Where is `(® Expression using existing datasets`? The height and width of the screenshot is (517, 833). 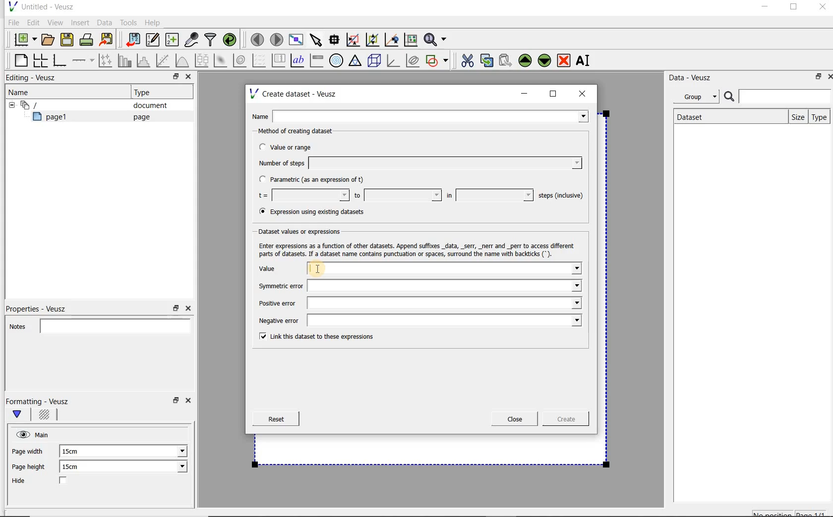
(® Expression using existing datasets is located at coordinates (319, 212).